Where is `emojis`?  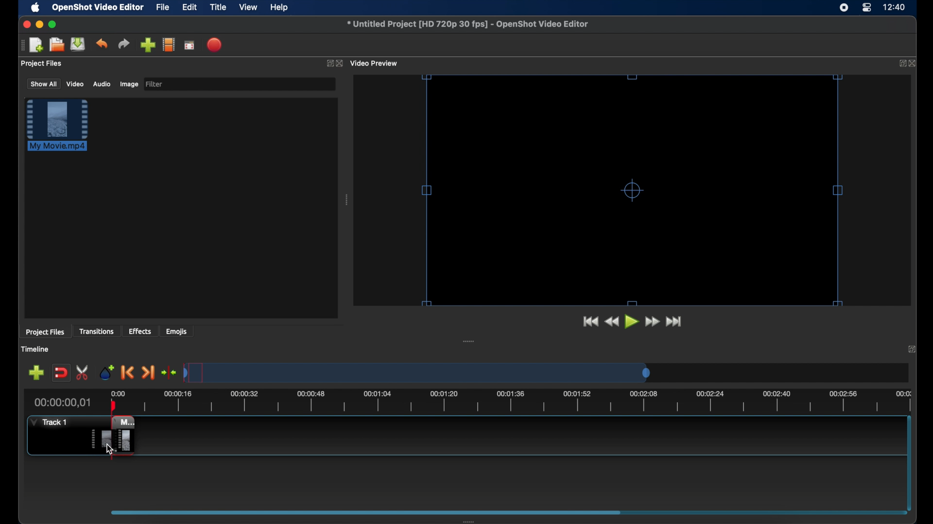
emojis is located at coordinates (177, 332).